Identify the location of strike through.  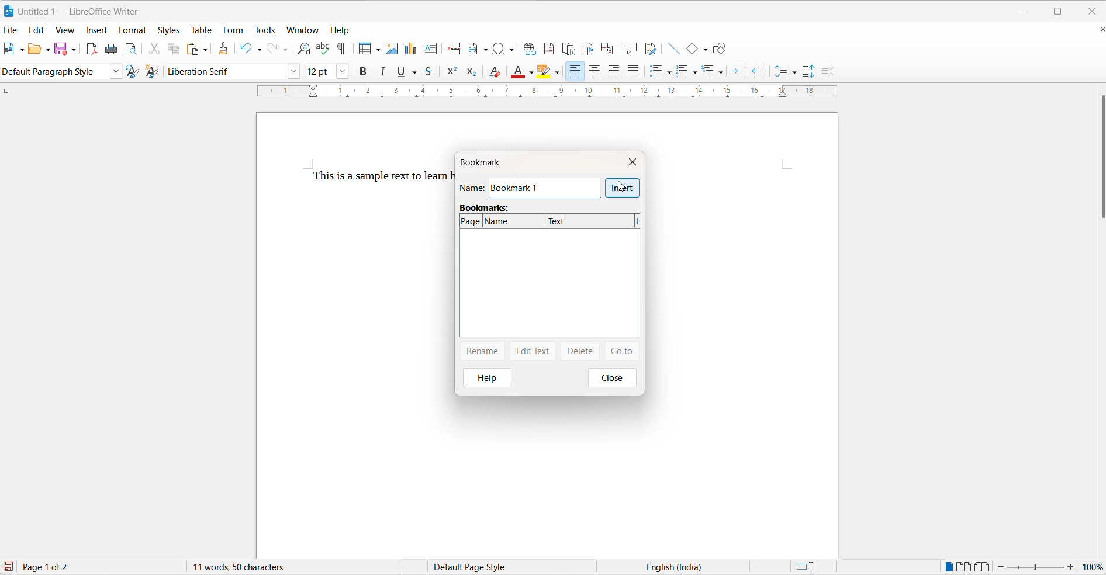
(433, 73).